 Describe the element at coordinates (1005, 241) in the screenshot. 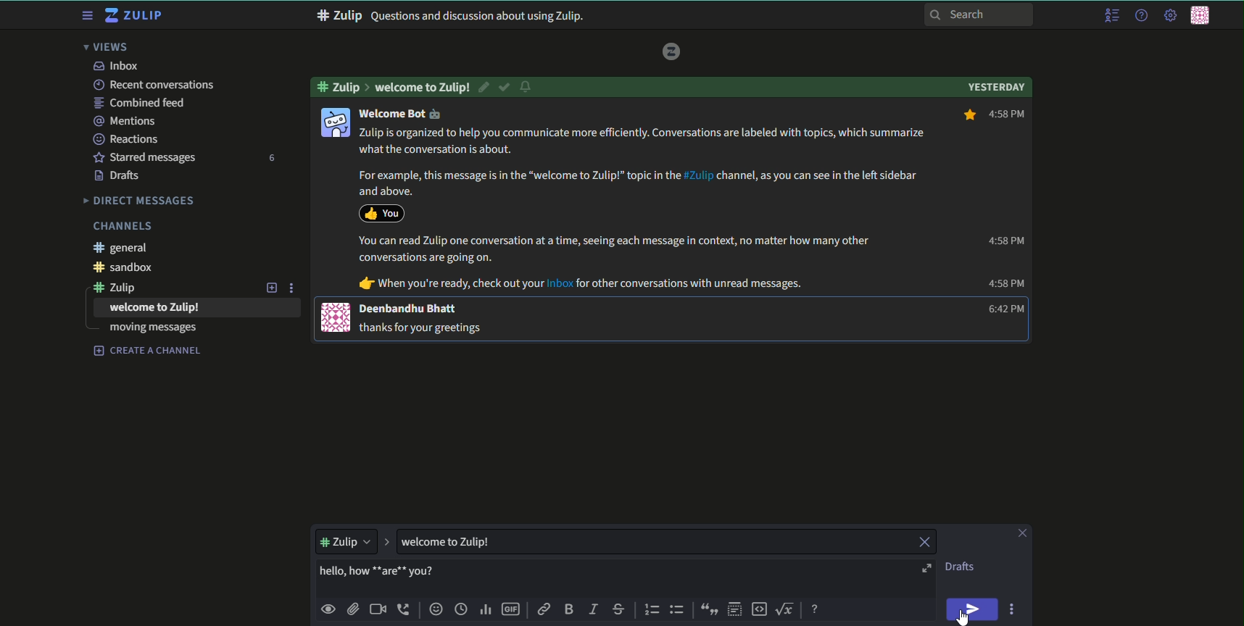

I see `4:58 PM` at that location.